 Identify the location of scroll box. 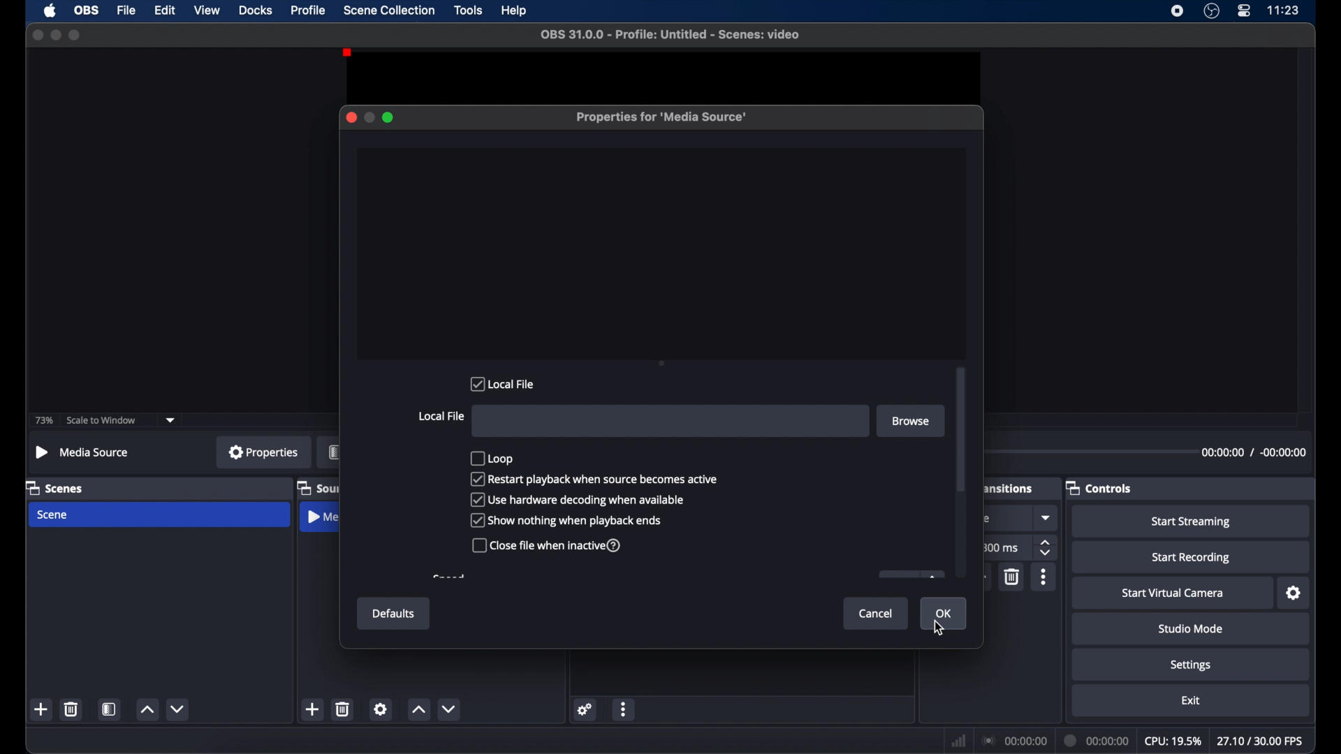
(962, 431).